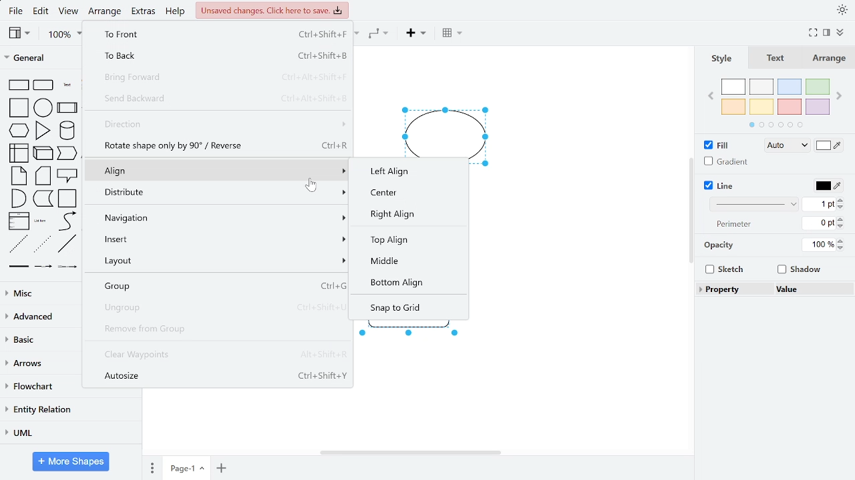 This screenshot has height=480, width=855. I want to click on dotted line, so click(43, 245).